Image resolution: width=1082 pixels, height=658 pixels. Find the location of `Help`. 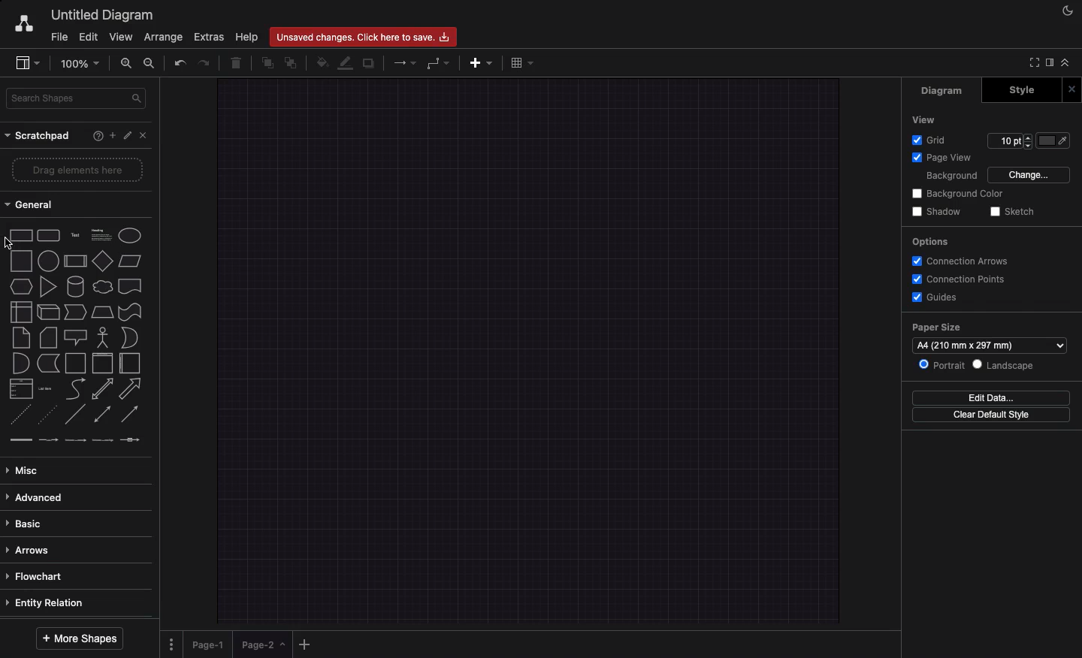

Help is located at coordinates (247, 37).